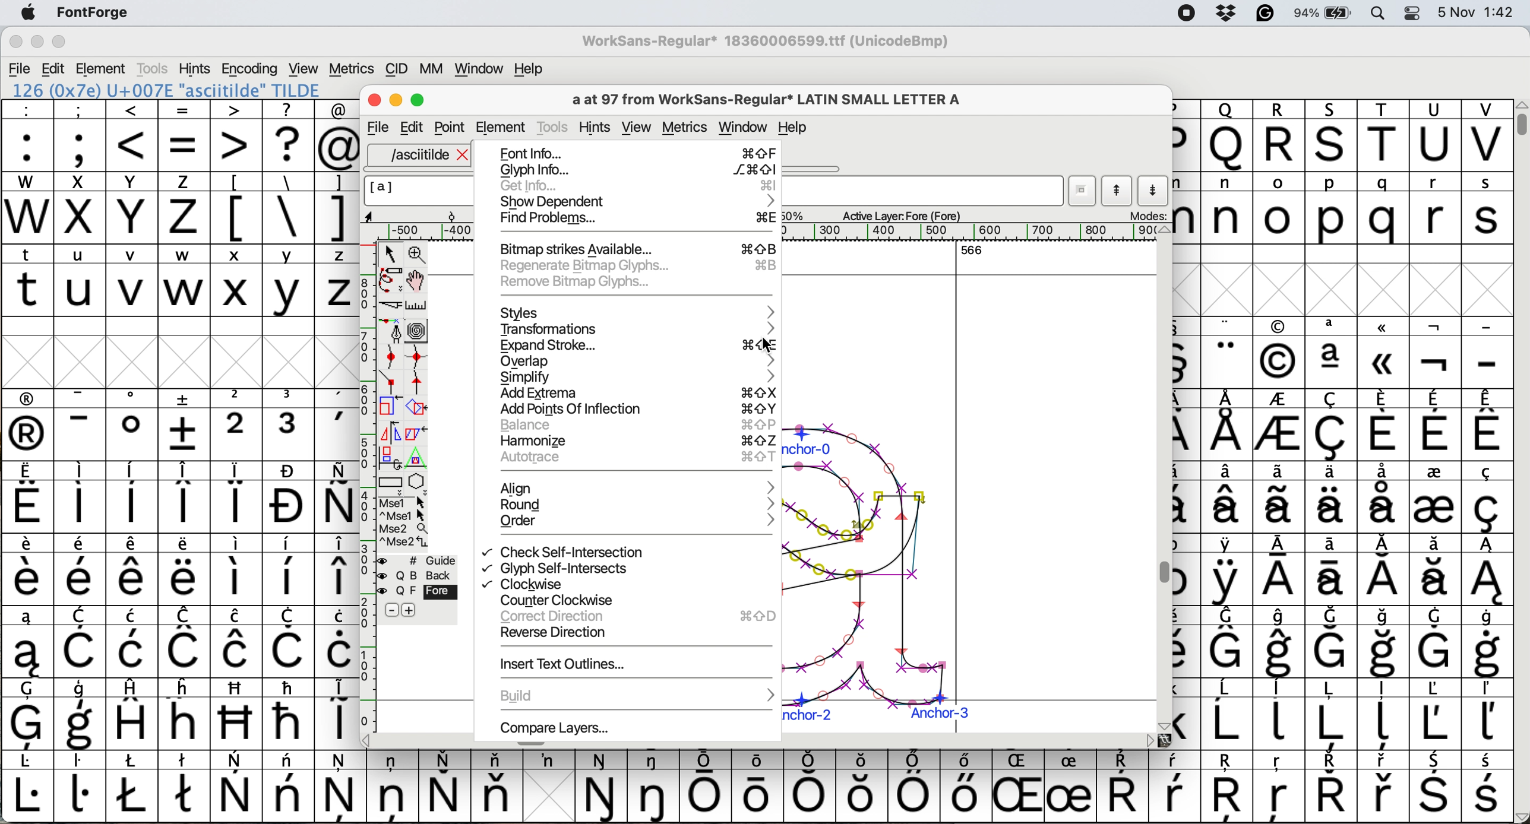  What do you see at coordinates (1280, 712) in the screenshot?
I see `symbol` at bounding box center [1280, 712].